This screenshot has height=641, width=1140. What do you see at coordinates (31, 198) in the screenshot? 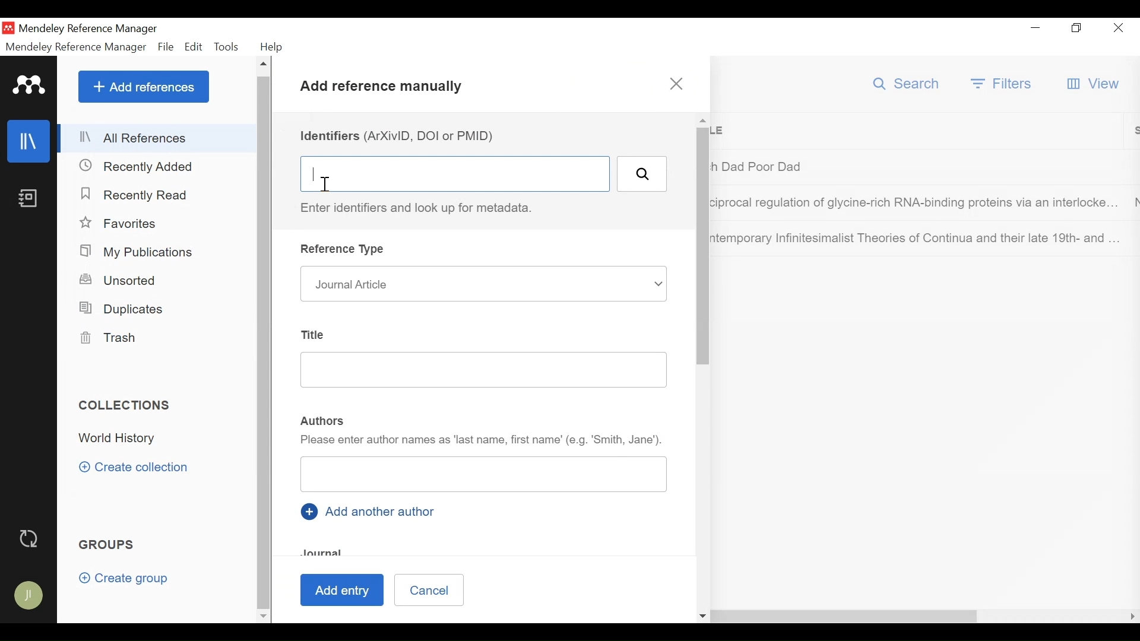
I see `Notees` at bounding box center [31, 198].